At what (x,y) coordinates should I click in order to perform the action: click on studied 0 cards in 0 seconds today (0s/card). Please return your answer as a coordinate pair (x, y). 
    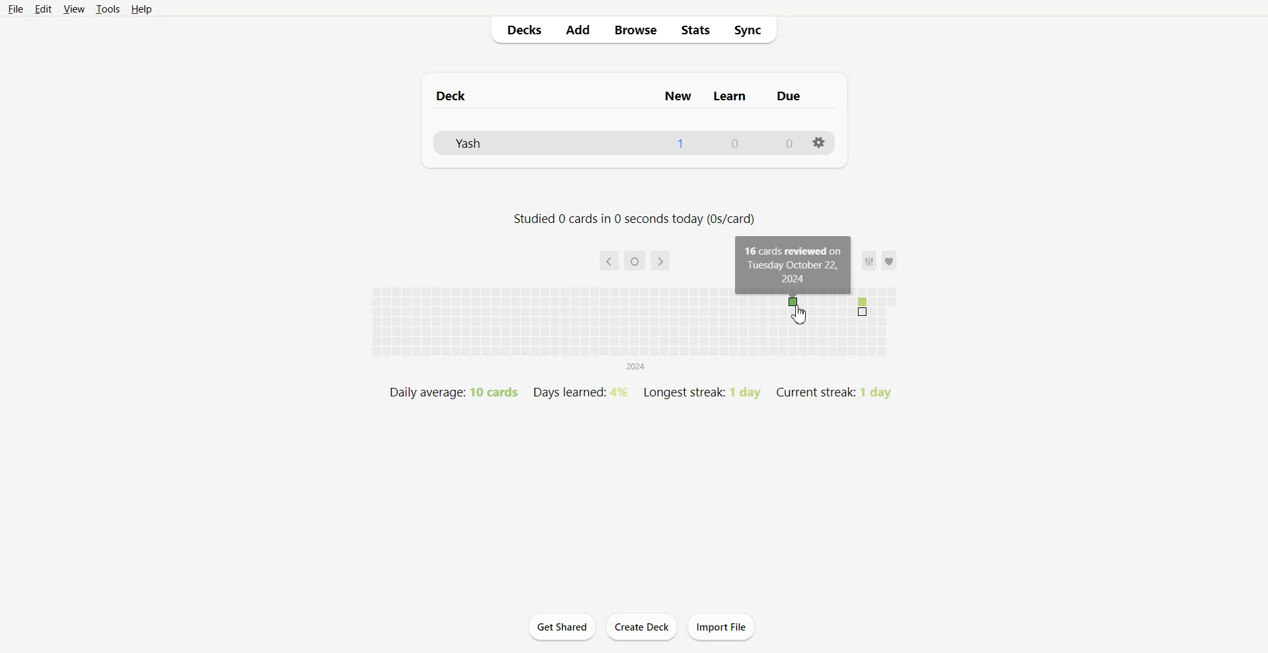
    Looking at the image, I should click on (635, 219).